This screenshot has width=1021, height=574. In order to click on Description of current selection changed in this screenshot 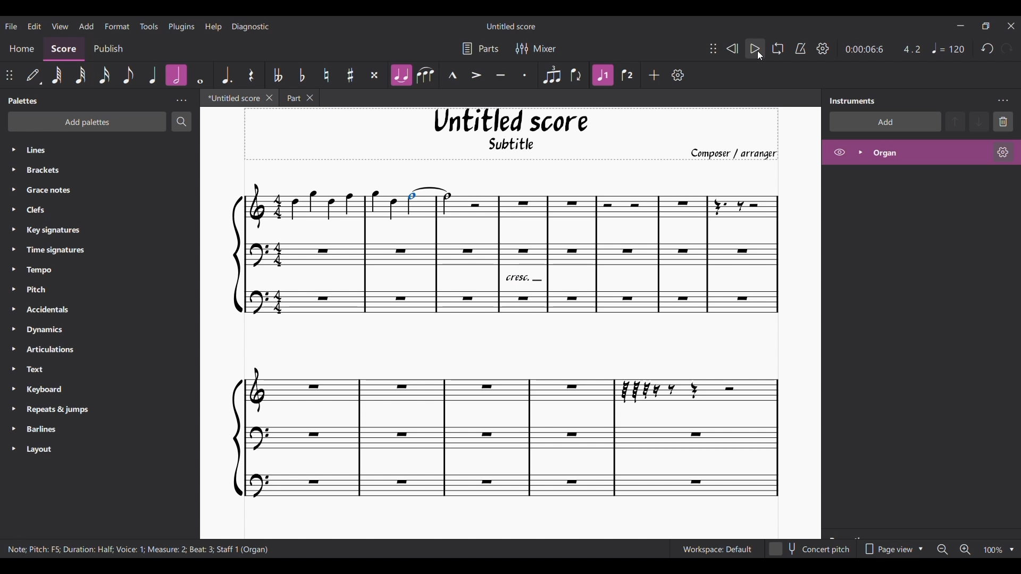, I will do `click(138, 549)`.